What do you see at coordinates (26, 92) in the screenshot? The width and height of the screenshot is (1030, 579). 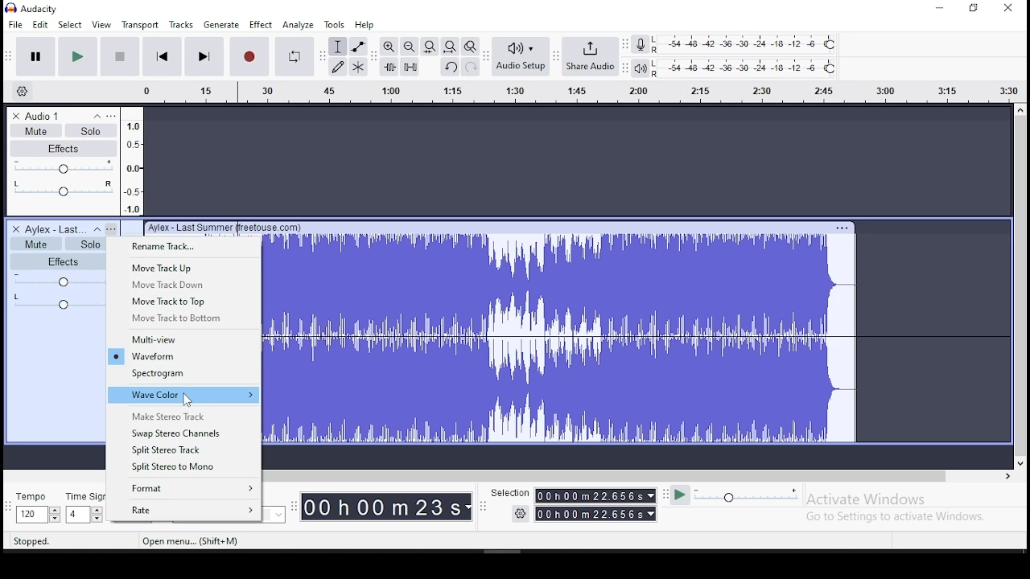 I see `timeline options` at bounding box center [26, 92].